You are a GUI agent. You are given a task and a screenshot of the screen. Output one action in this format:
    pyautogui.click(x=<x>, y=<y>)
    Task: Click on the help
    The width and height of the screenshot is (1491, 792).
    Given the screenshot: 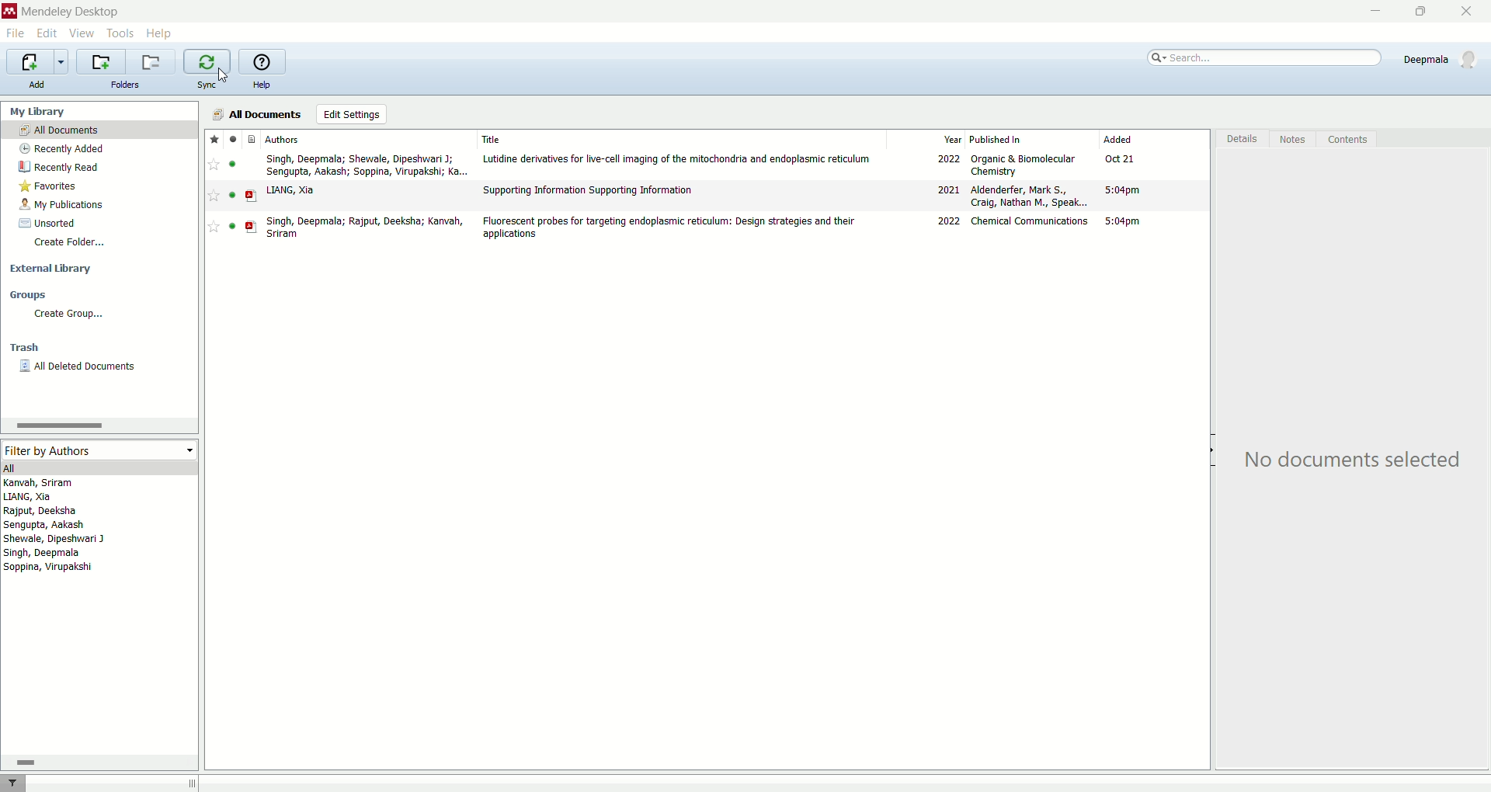 What is the action you would take?
    pyautogui.click(x=265, y=85)
    